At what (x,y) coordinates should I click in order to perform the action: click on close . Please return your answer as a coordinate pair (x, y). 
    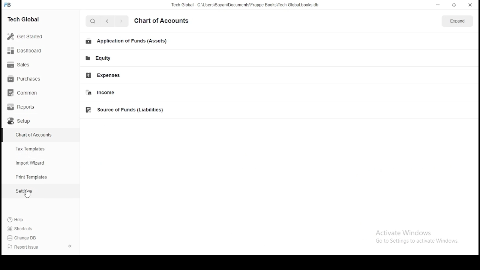
    Looking at the image, I should click on (469, 5).